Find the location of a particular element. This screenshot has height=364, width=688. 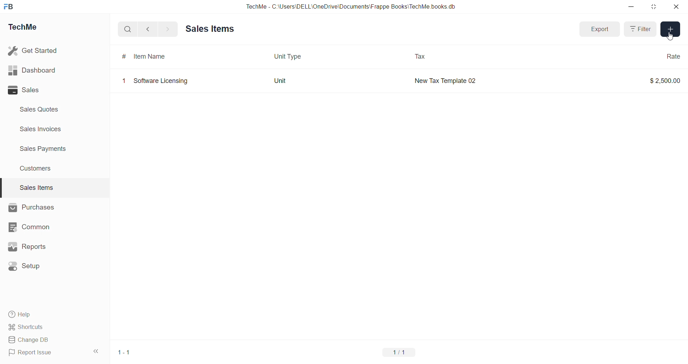

FB is located at coordinates (10, 6).